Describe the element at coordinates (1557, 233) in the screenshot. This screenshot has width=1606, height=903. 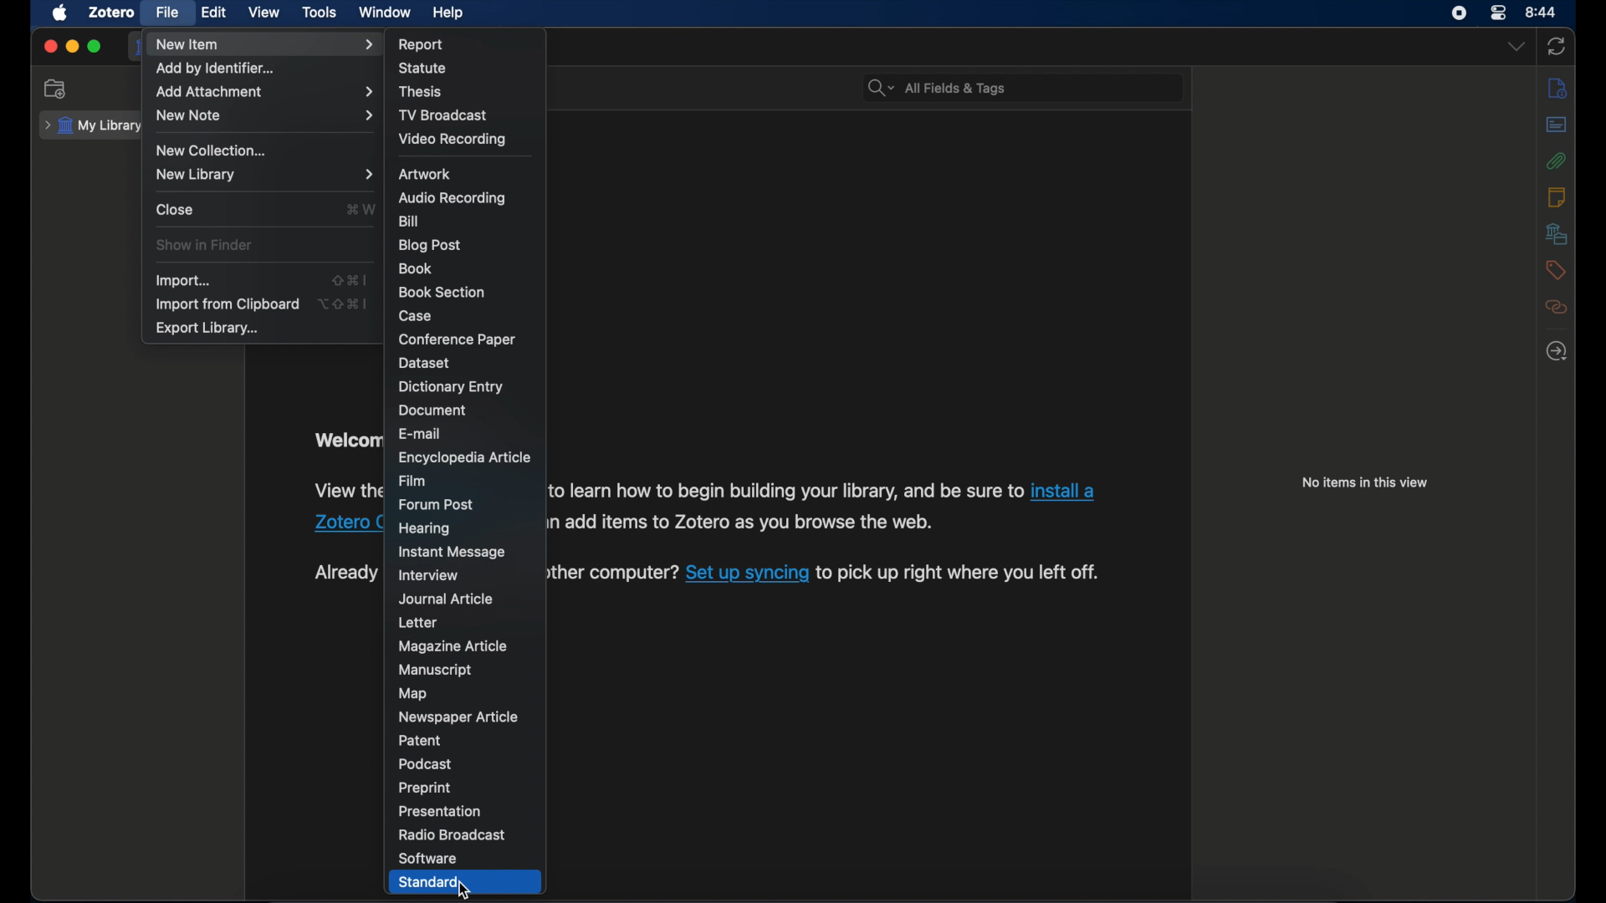
I see `libraries` at that location.